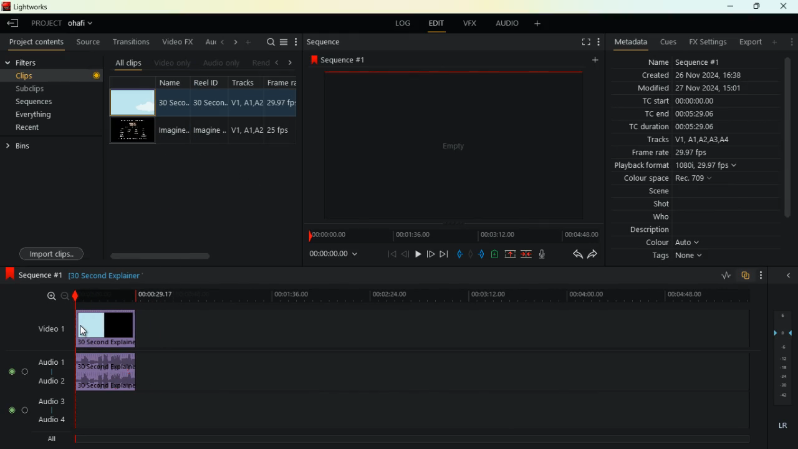 Image resolution: width=798 pixels, height=449 pixels. Describe the element at coordinates (87, 332) in the screenshot. I see `Mouse Cursor` at that location.